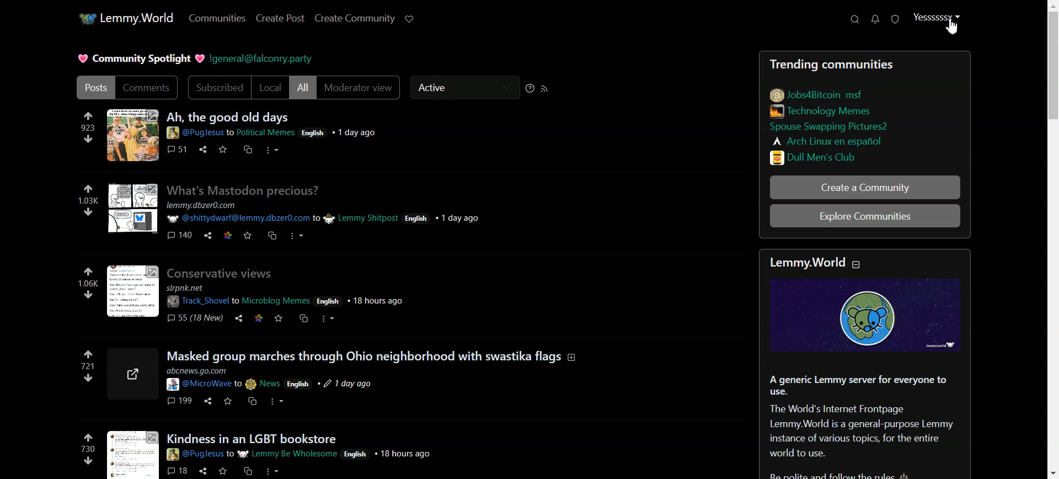 This screenshot has height=479, width=1059. I want to click on Posts, so click(93, 87).